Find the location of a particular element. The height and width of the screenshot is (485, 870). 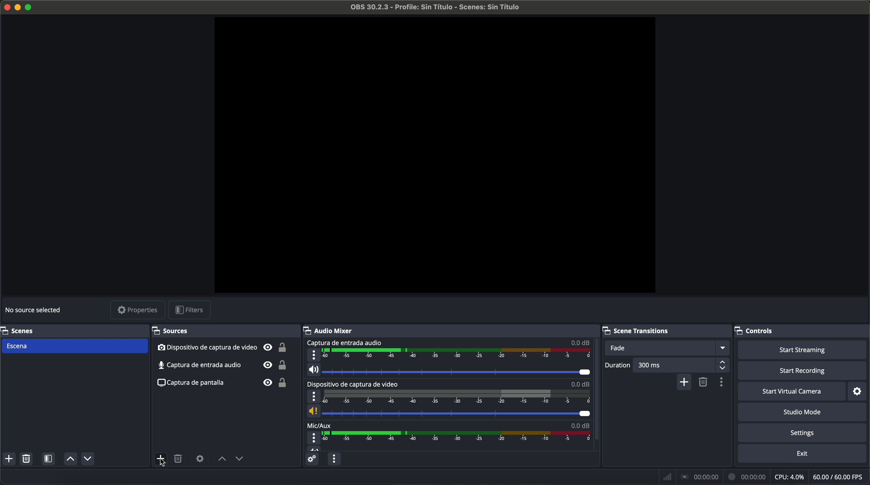

vol is located at coordinates (314, 448).